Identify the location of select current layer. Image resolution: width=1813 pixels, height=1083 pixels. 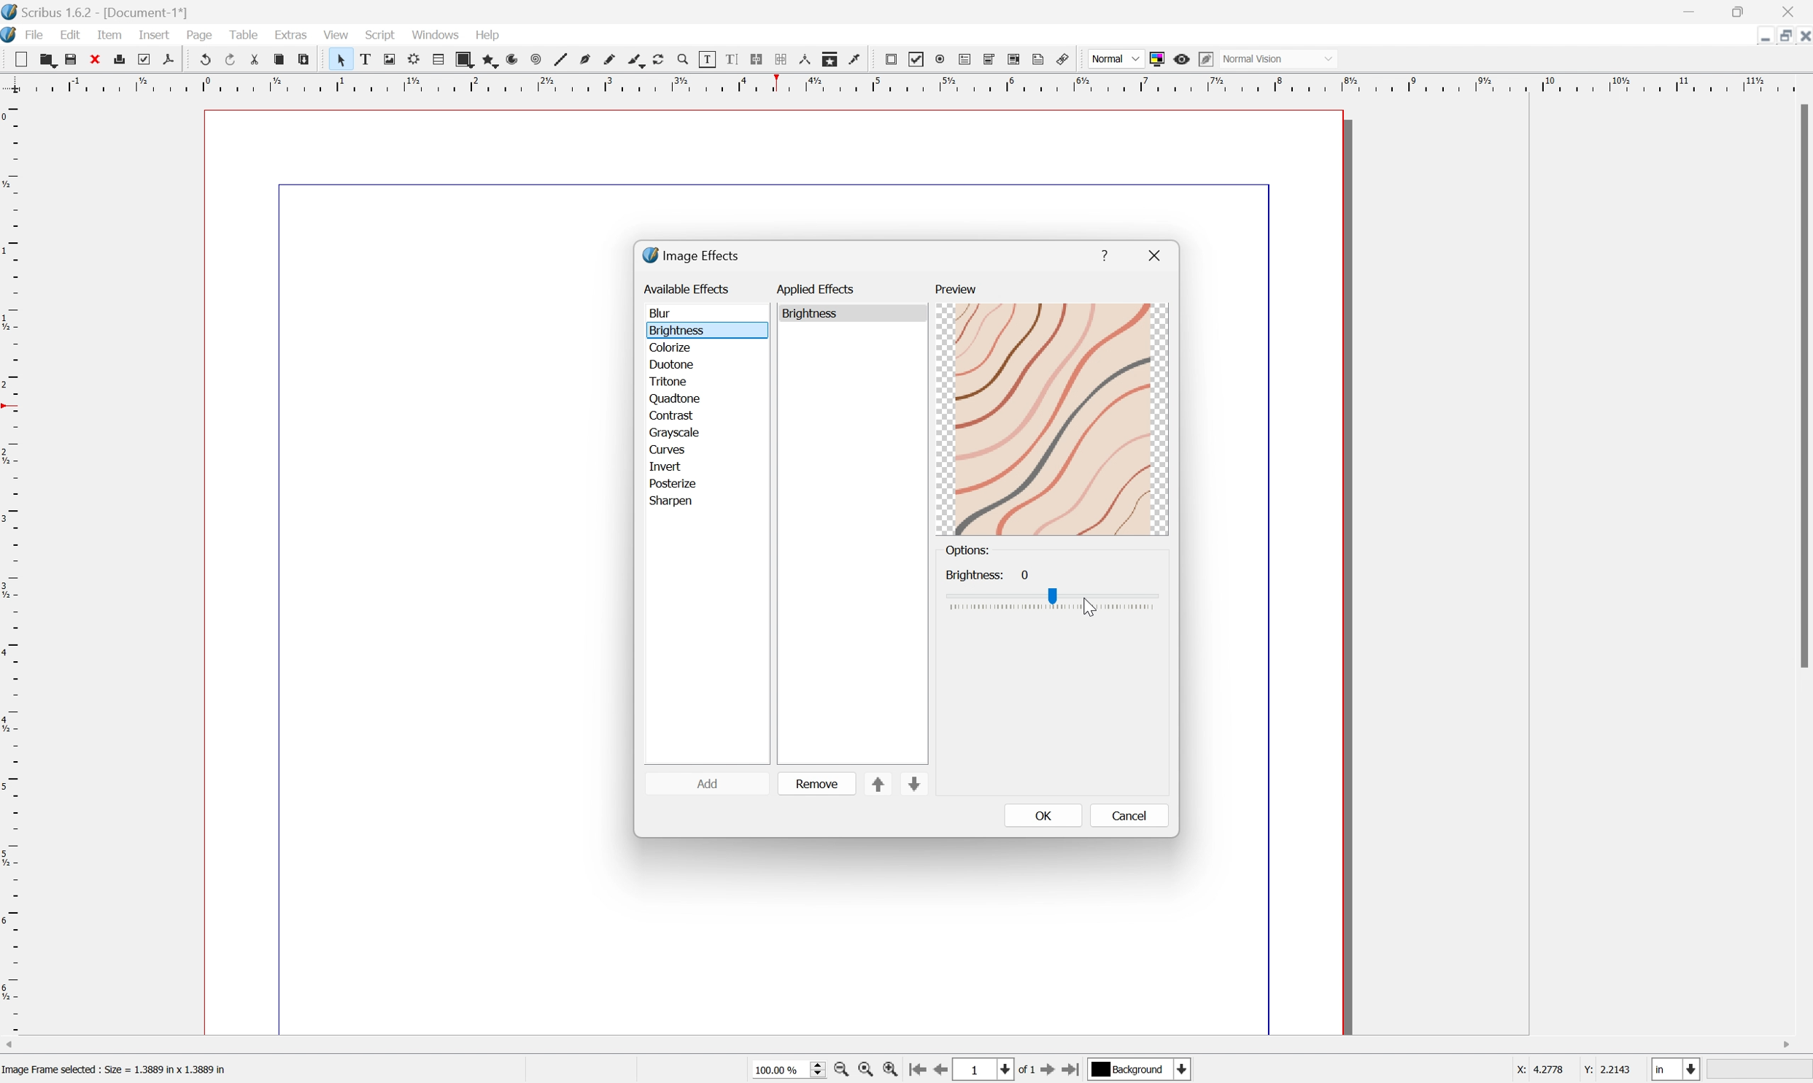
(1143, 1071).